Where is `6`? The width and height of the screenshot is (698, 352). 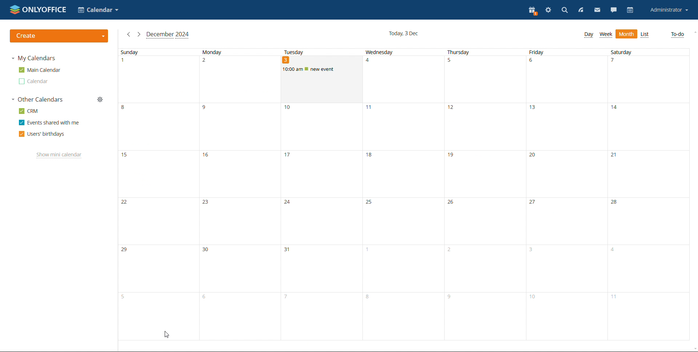
6 is located at coordinates (566, 79).